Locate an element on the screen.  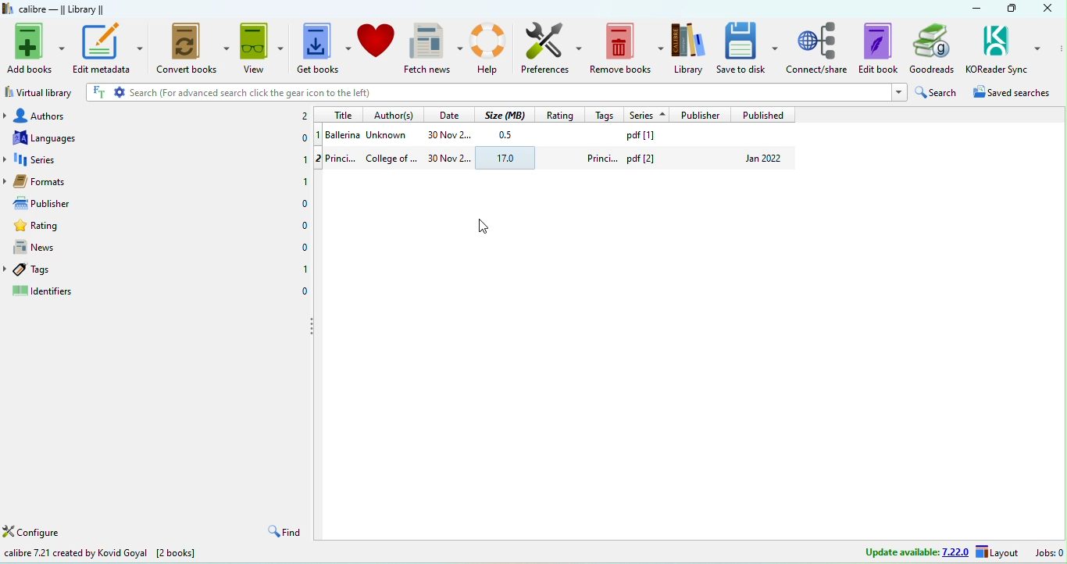
Preferences is located at coordinates (552, 48).